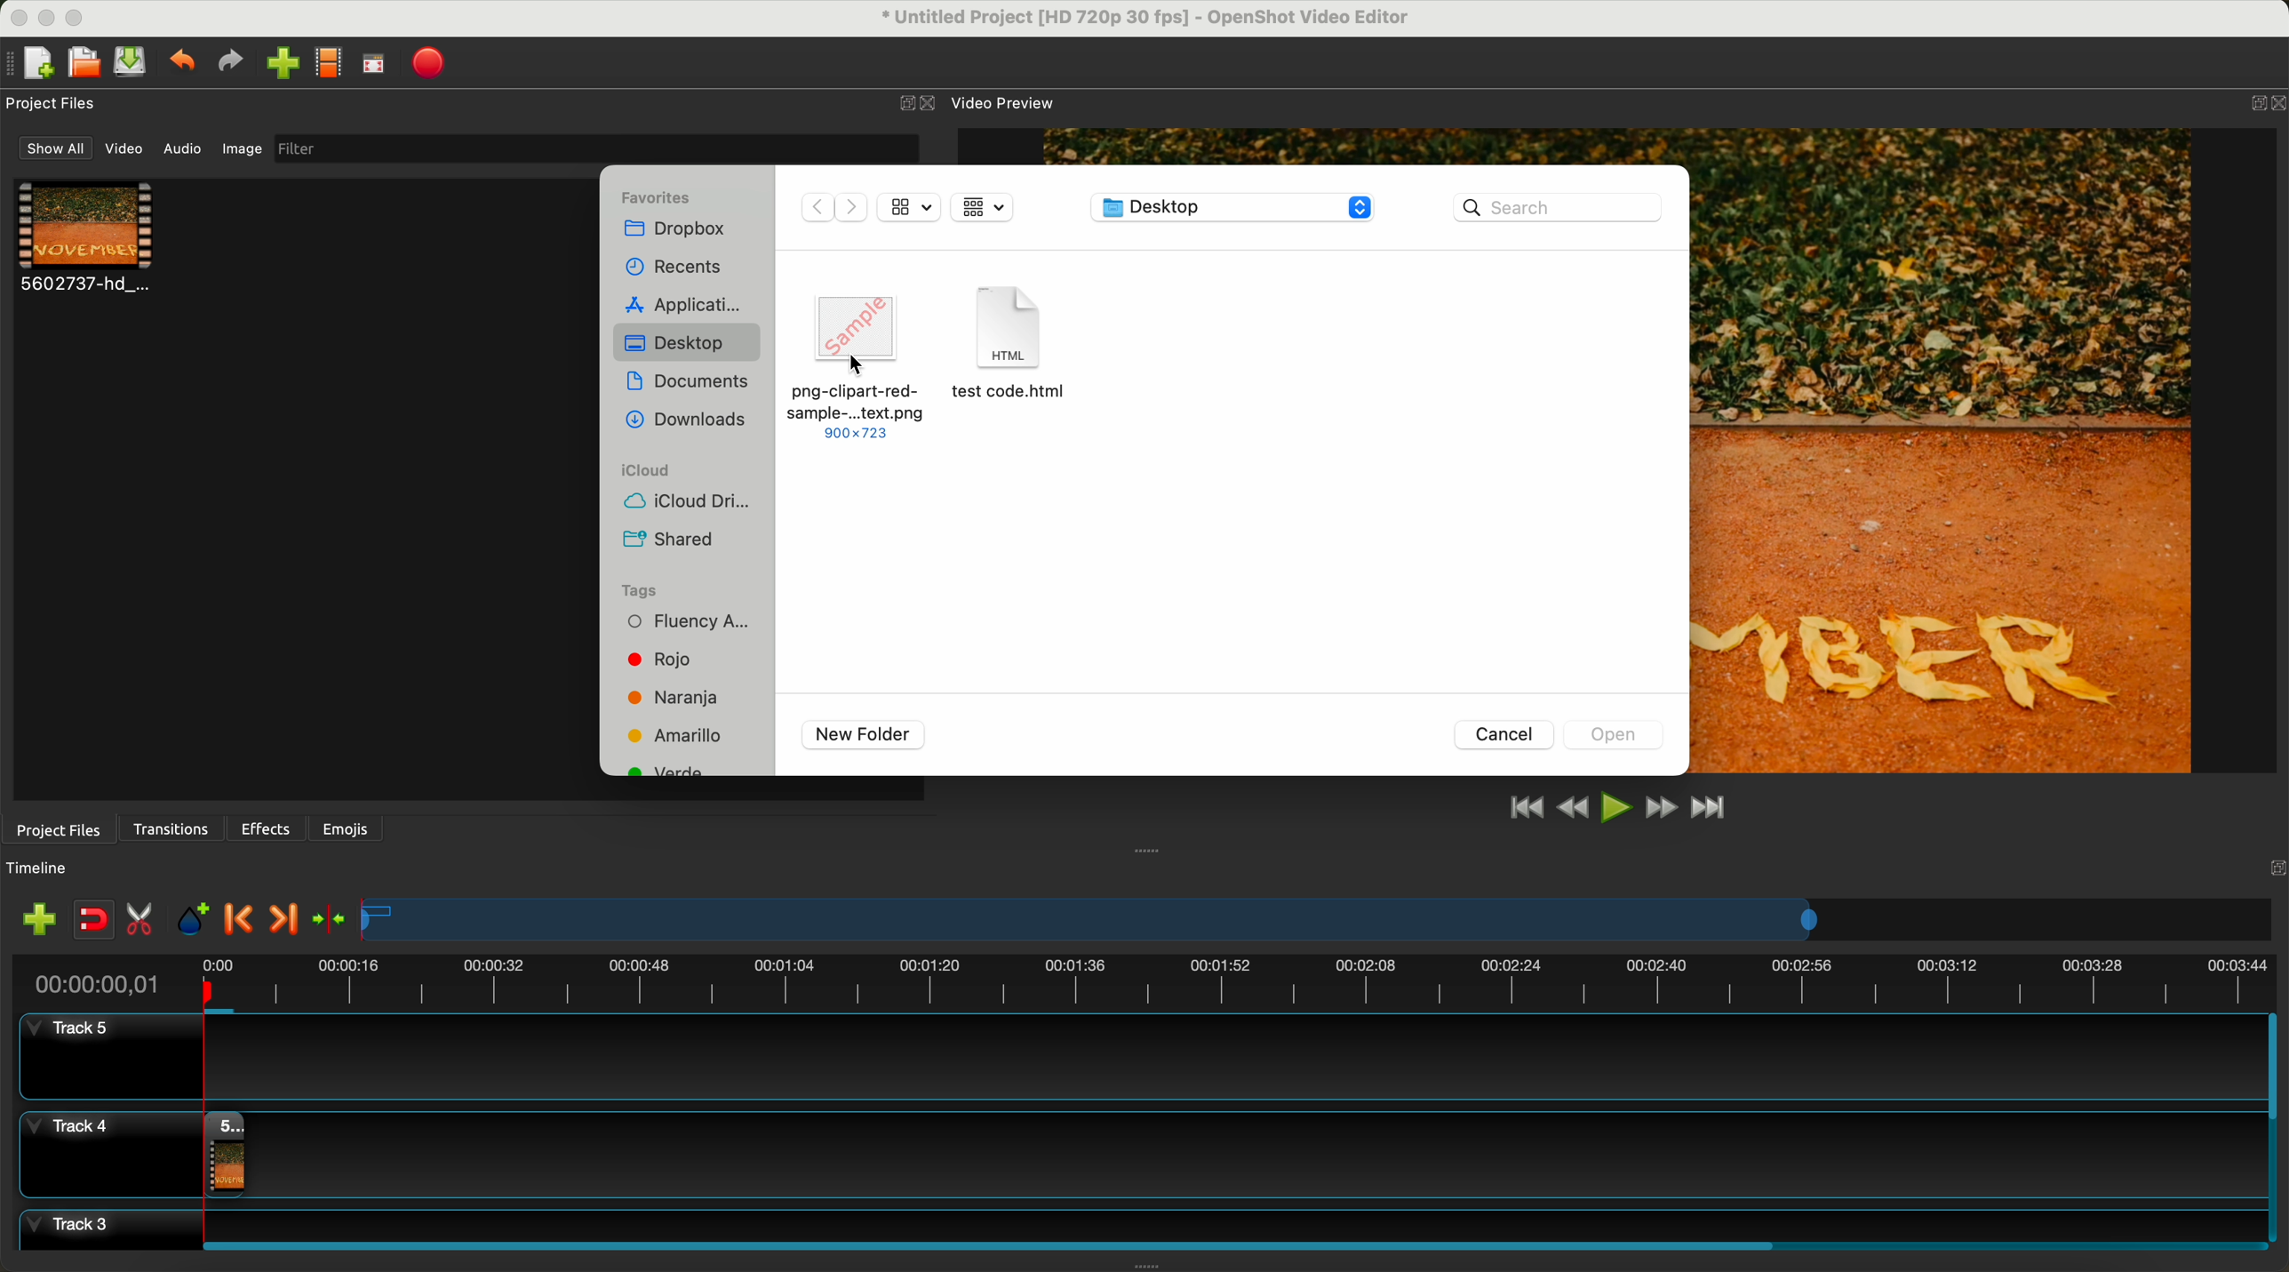  I want to click on redo, so click(235, 64).